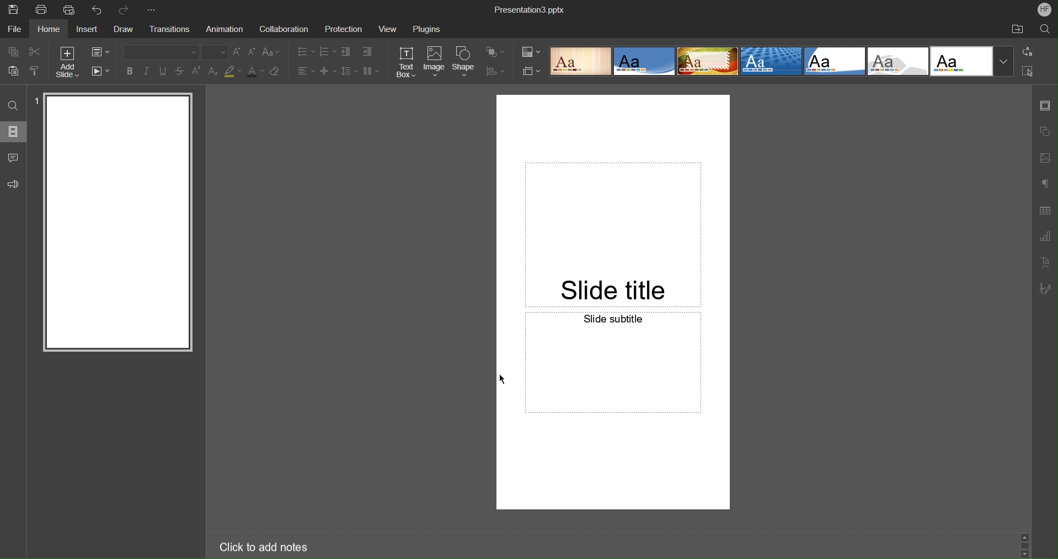 The height and width of the screenshot is (559, 1058). Describe the element at coordinates (1044, 109) in the screenshot. I see `Slide Settings` at that location.